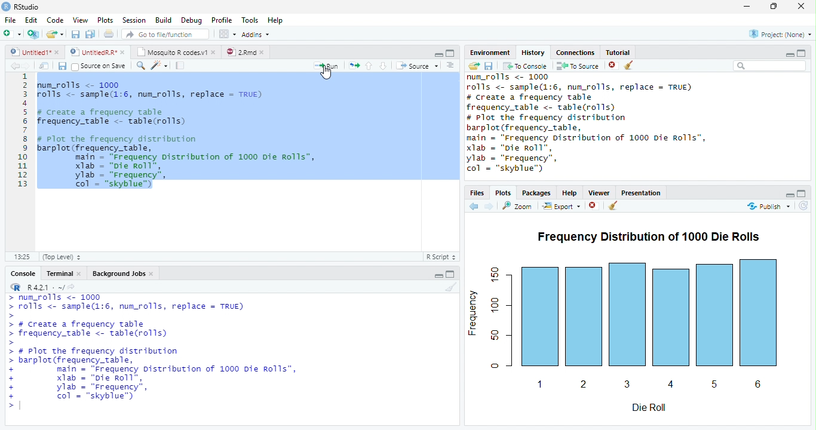 This screenshot has width=816, height=430. What do you see at coordinates (158, 66) in the screenshot?
I see `Code Tools` at bounding box center [158, 66].